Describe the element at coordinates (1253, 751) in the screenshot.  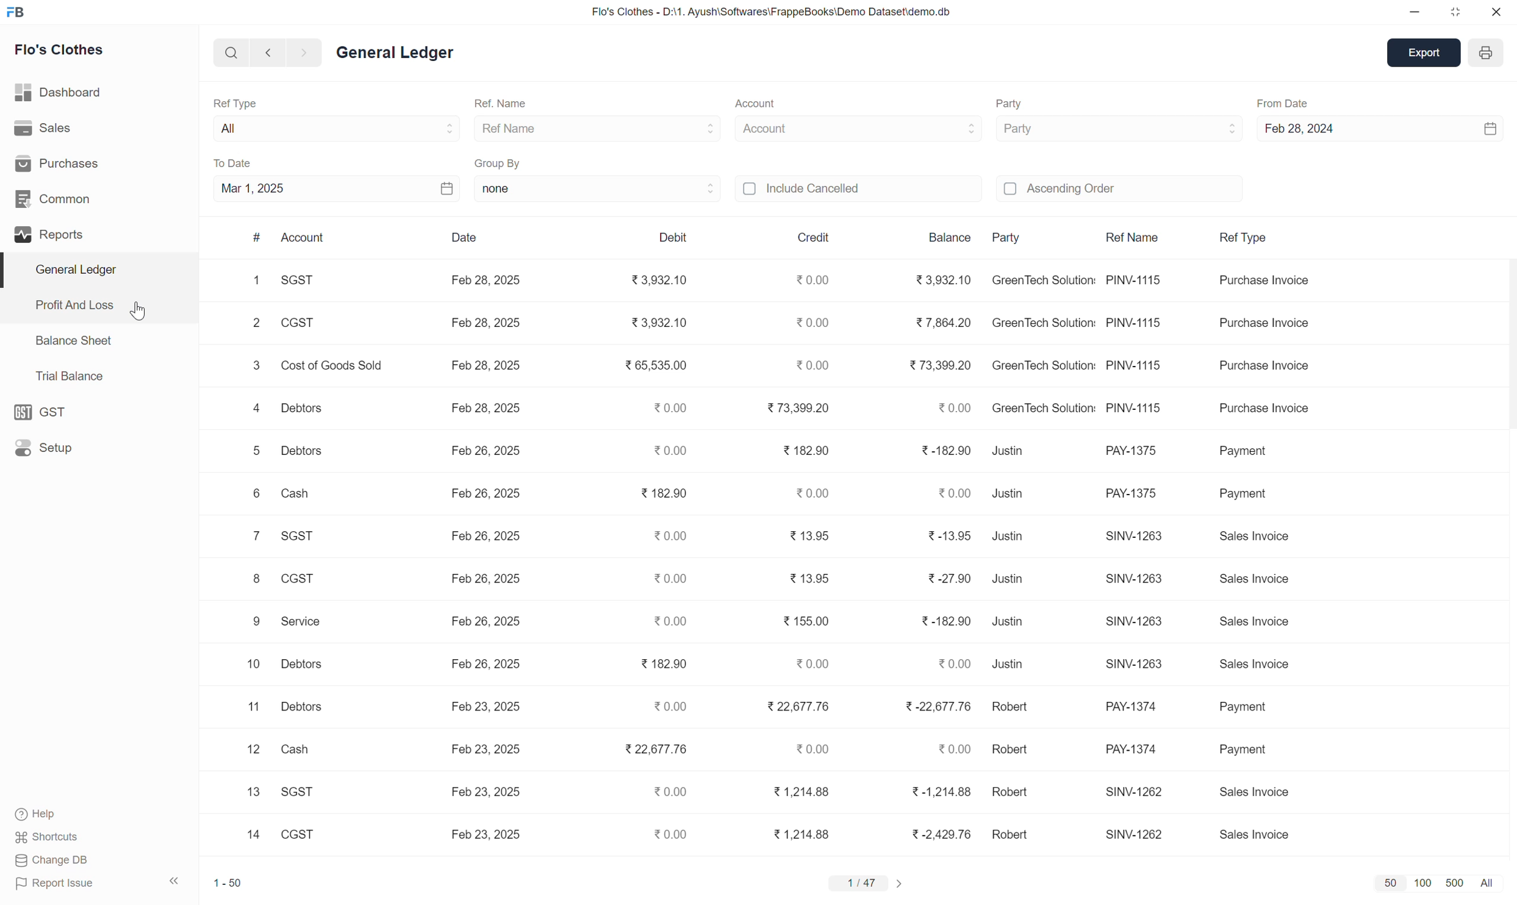
I see `Payment` at that location.